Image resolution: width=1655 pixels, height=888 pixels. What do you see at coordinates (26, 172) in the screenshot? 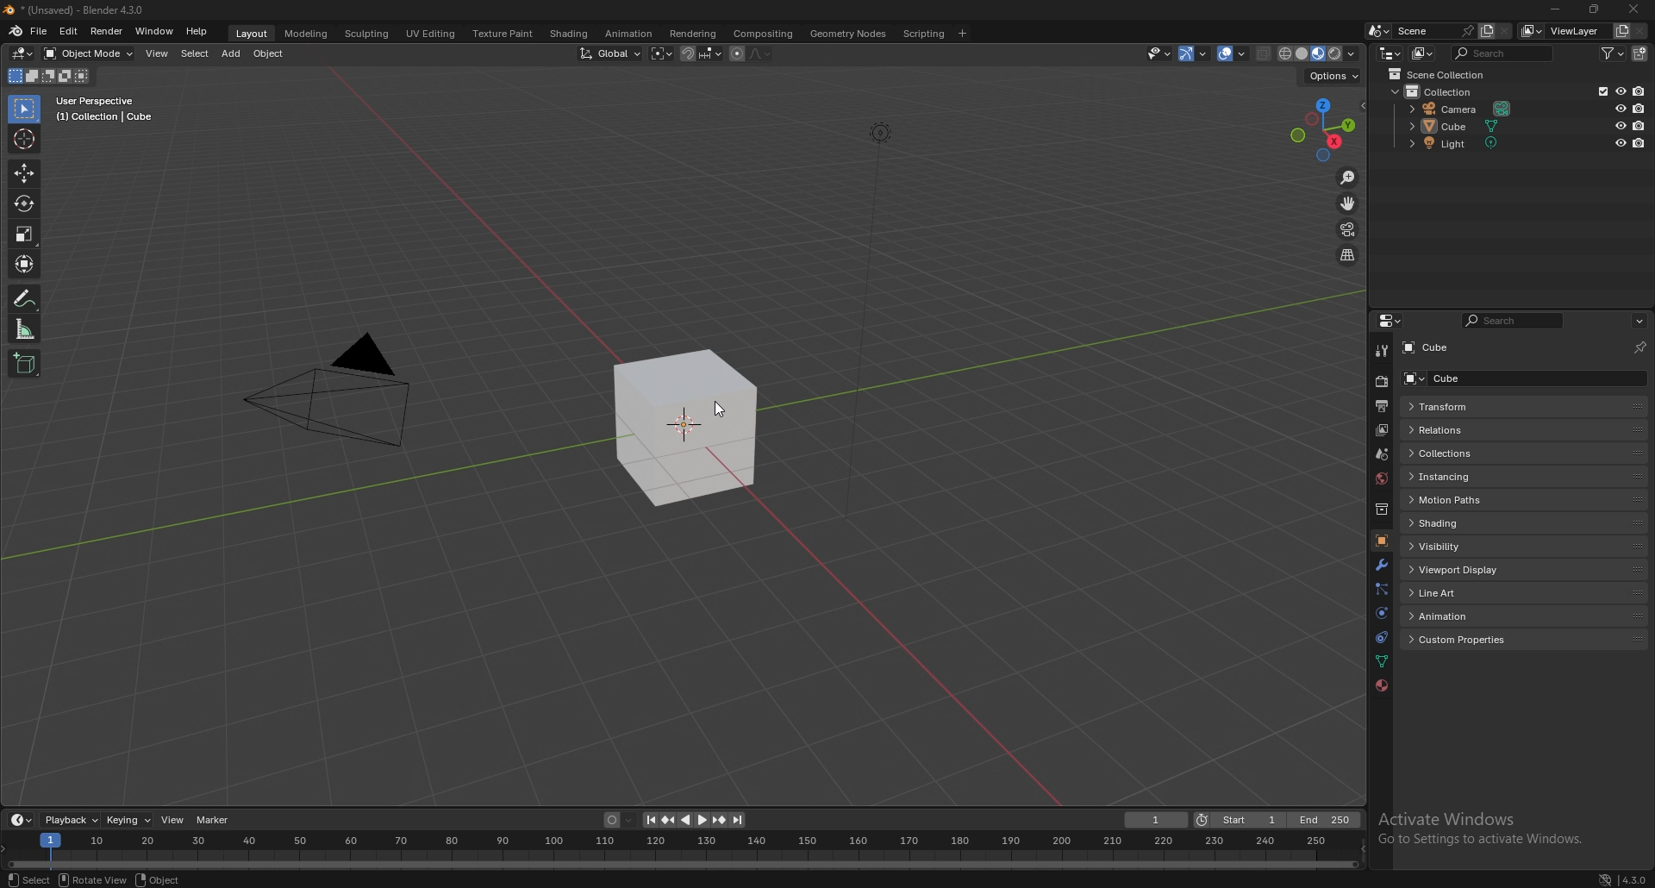
I see `move` at bounding box center [26, 172].